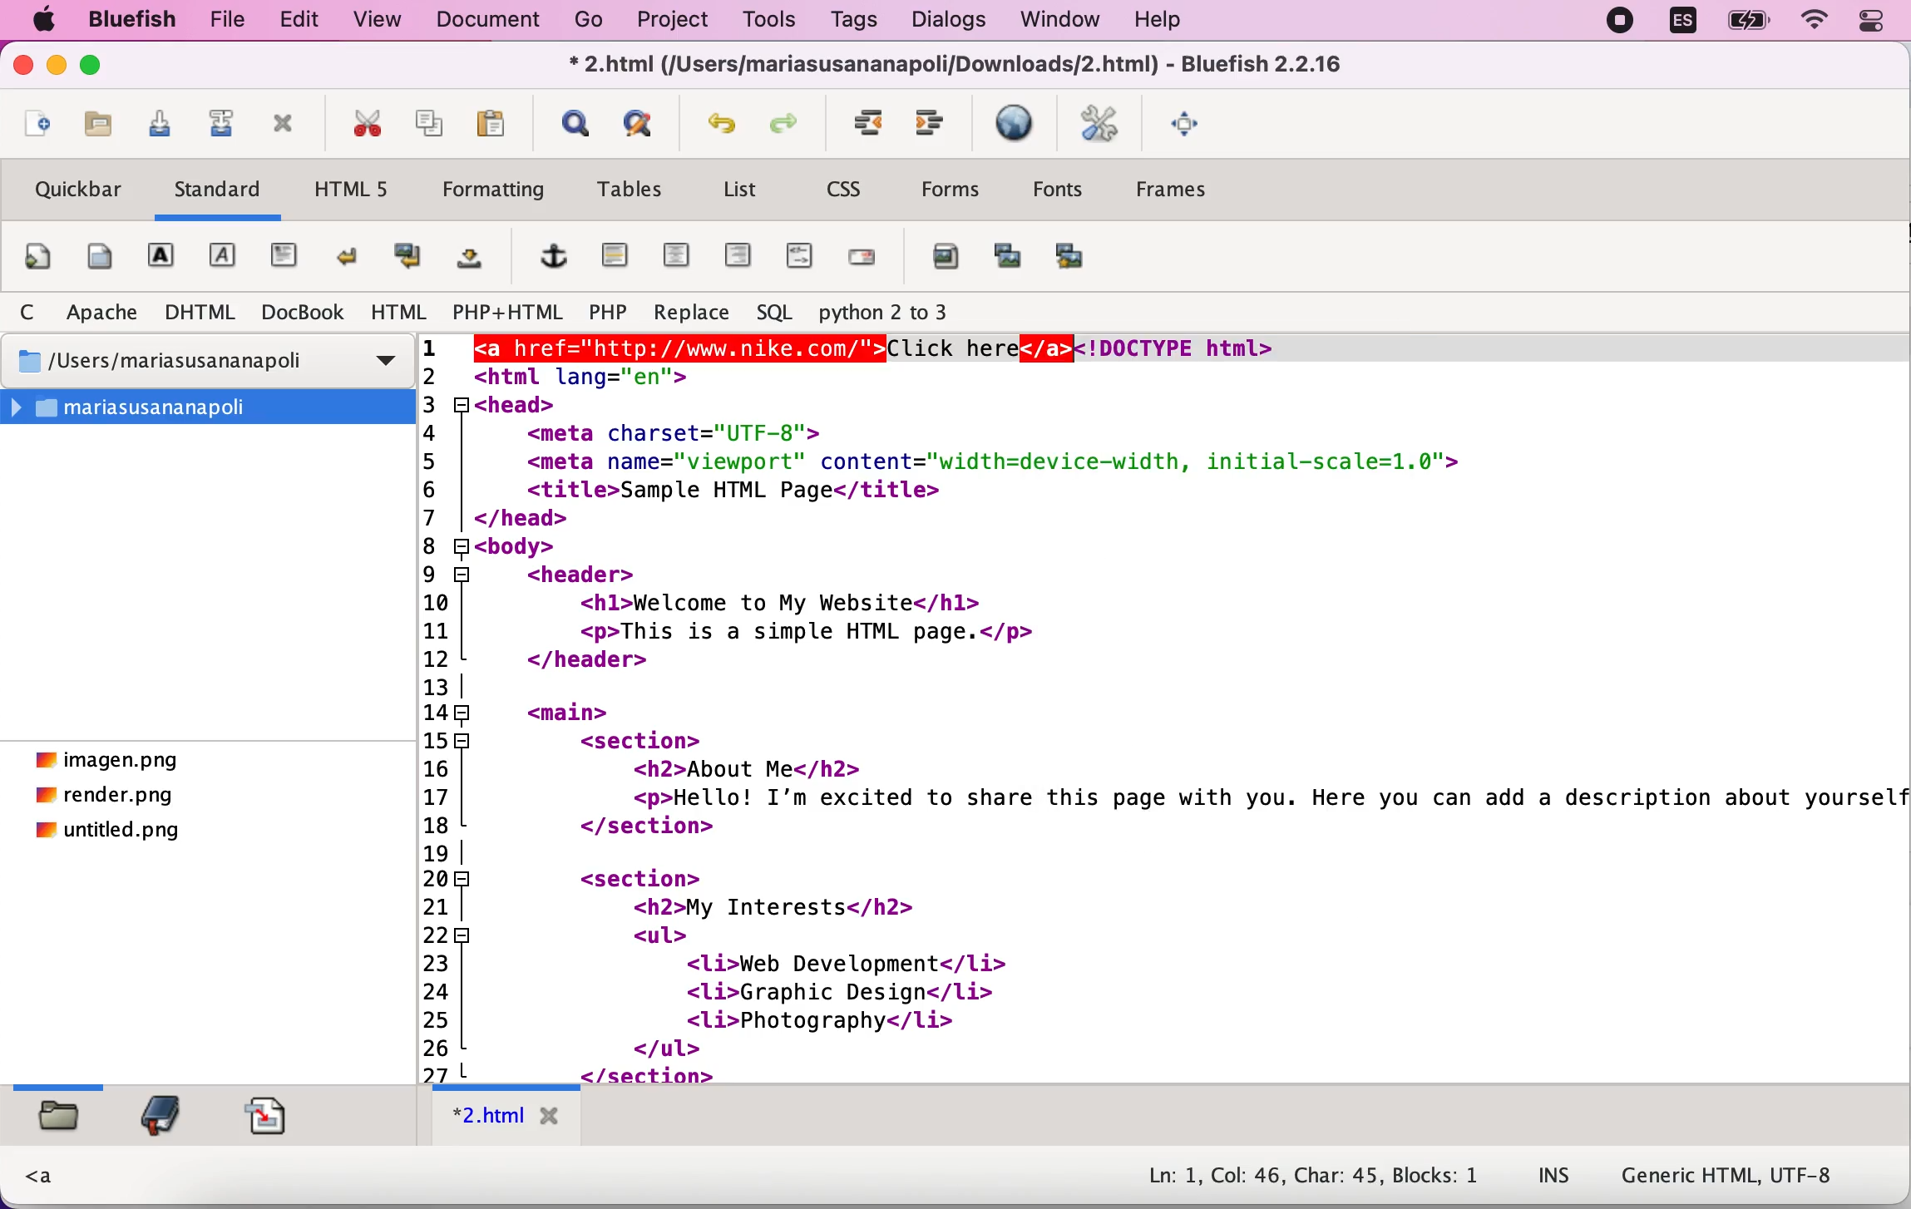 The width and height of the screenshot is (1911, 1209). What do you see at coordinates (195, 310) in the screenshot?
I see `dhtml` at bounding box center [195, 310].